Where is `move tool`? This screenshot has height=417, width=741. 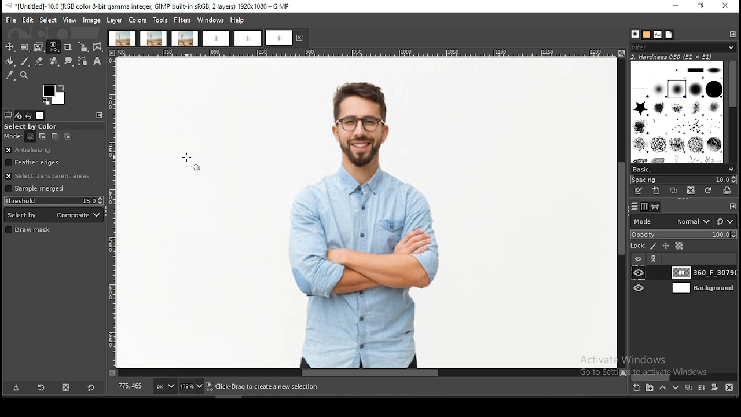 move tool is located at coordinates (9, 47).